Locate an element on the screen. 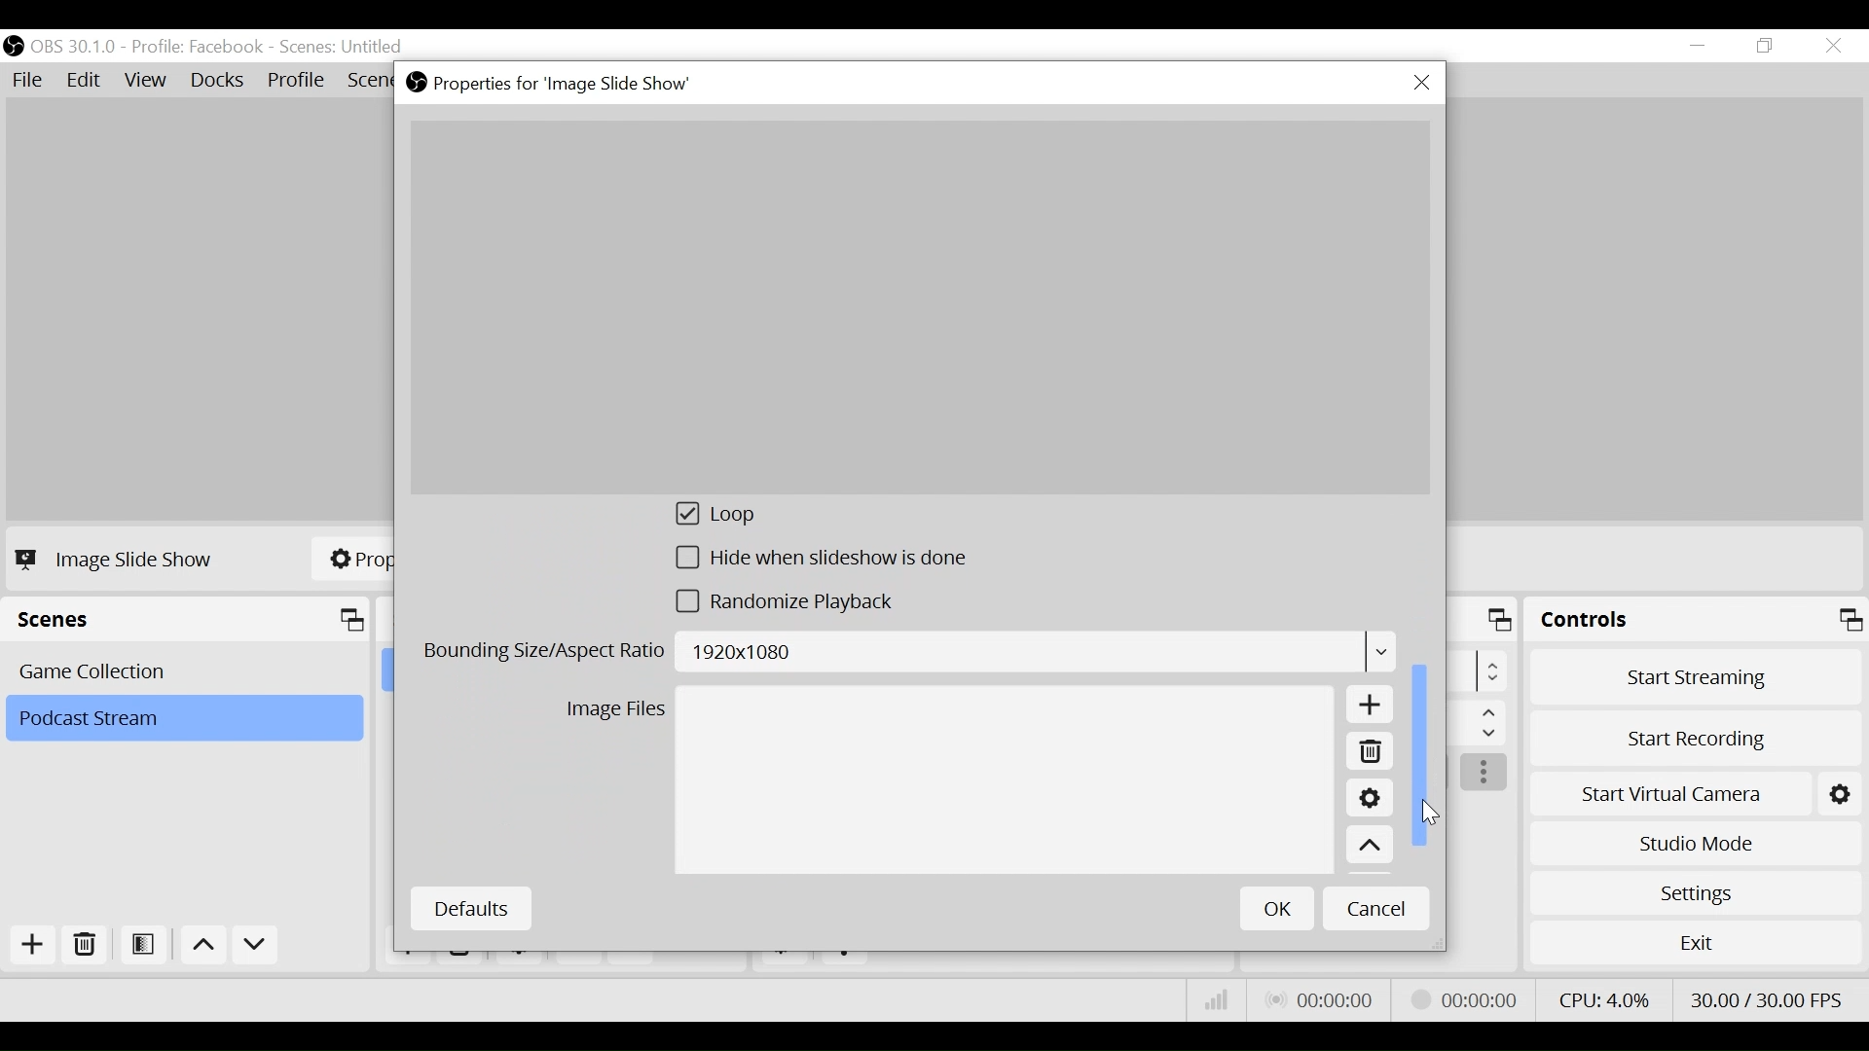 This screenshot has width=1869, height=1051. Close is located at coordinates (1421, 84).